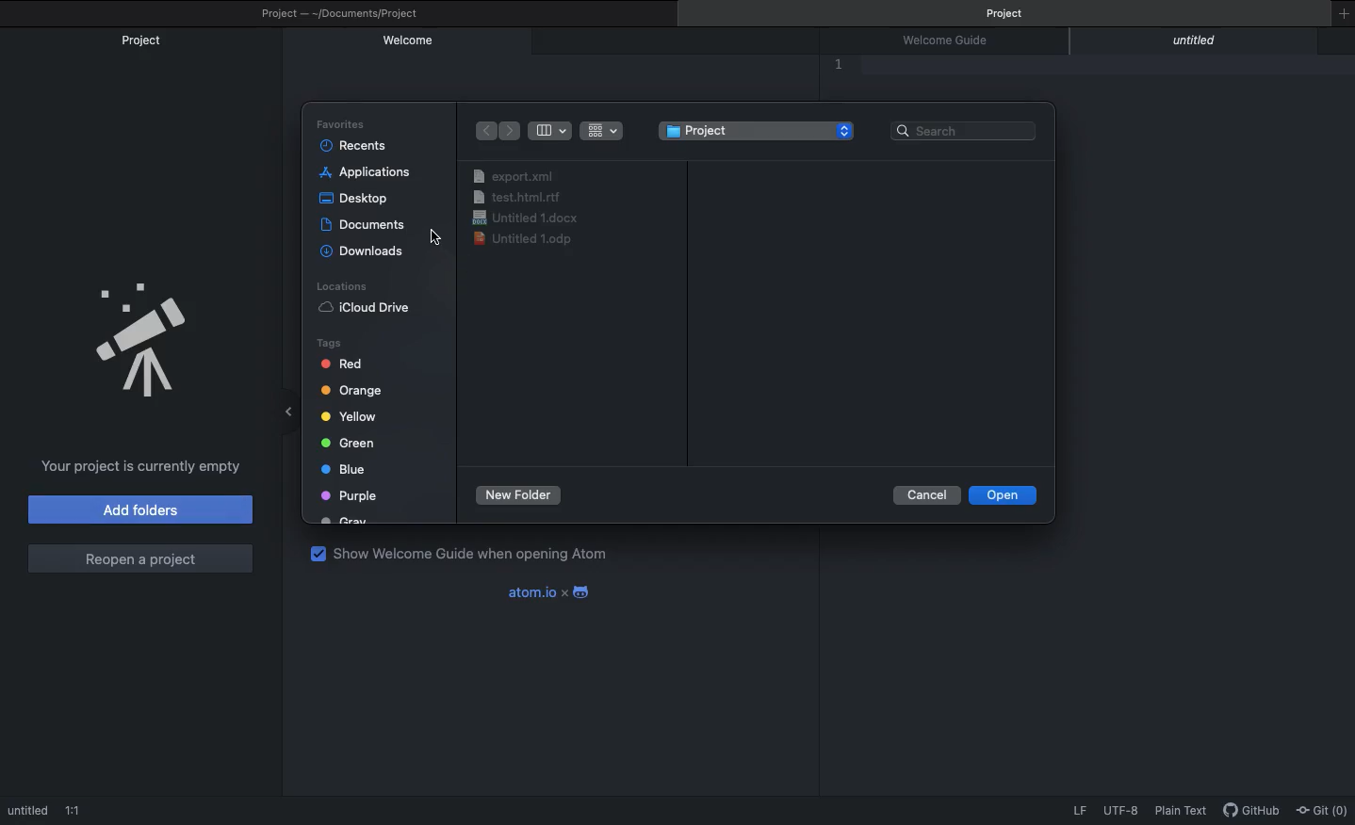 This screenshot has width=1355, height=825. I want to click on Open, so click(1007, 495).